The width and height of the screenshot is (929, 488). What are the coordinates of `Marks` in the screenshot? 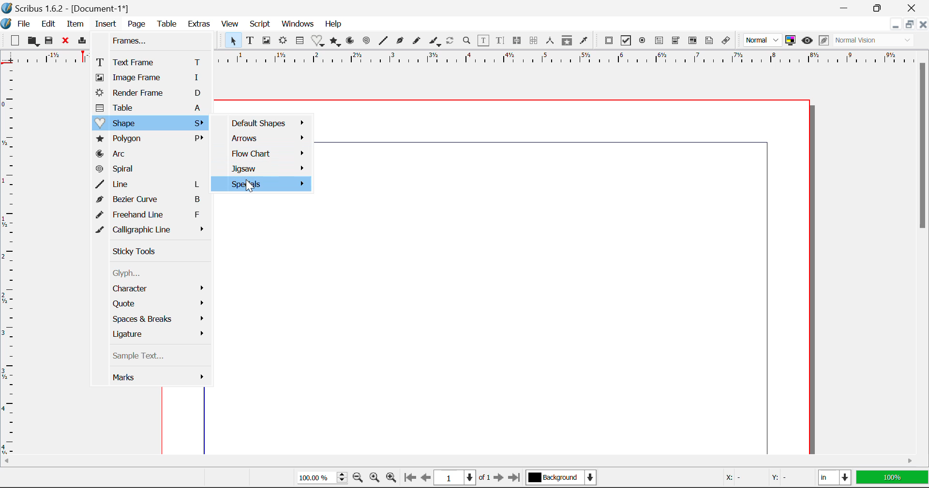 It's located at (160, 379).